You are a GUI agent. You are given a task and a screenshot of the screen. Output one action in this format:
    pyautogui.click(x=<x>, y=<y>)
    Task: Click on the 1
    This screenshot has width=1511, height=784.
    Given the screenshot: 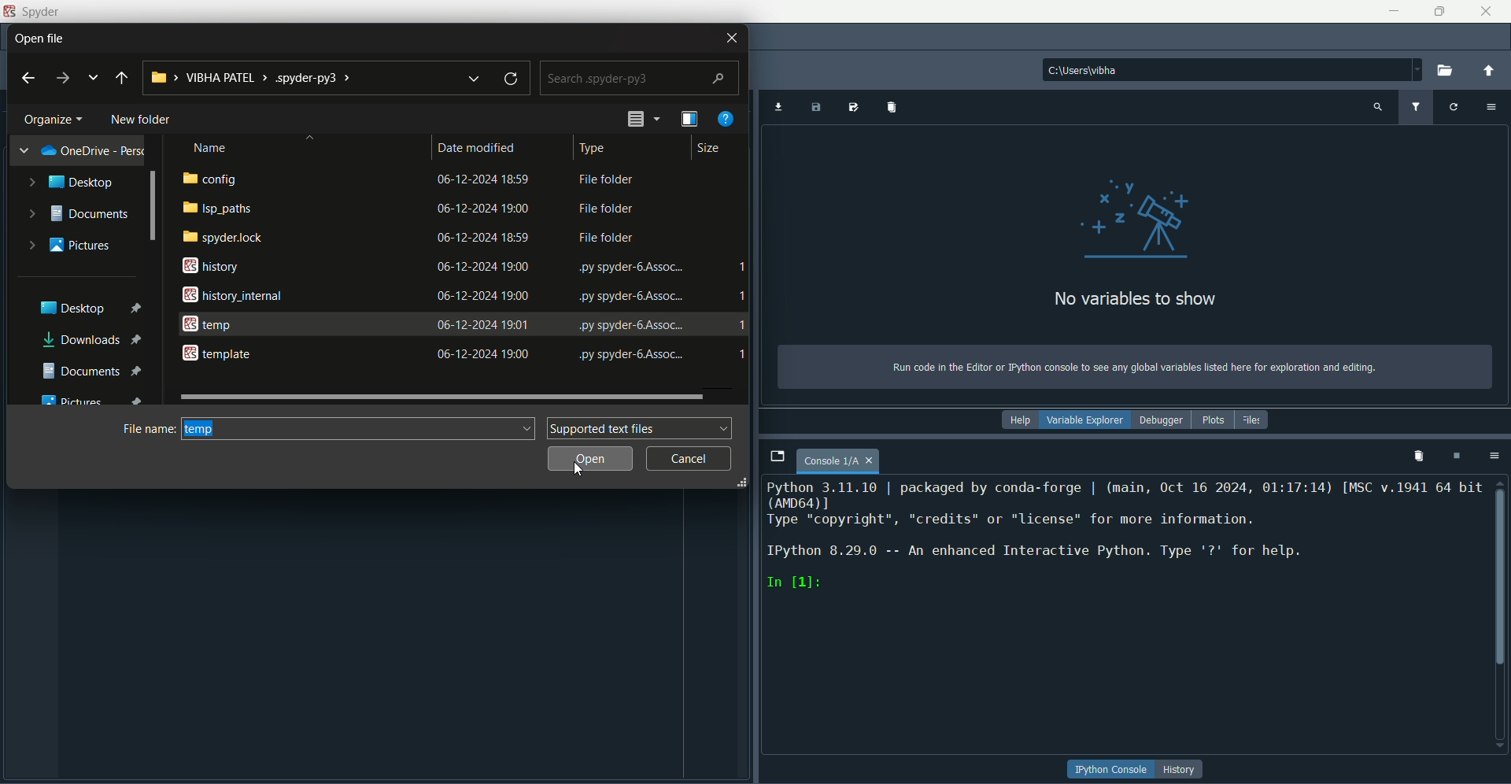 What is the action you would take?
    pyautogui.click(x=746, y=293)
    